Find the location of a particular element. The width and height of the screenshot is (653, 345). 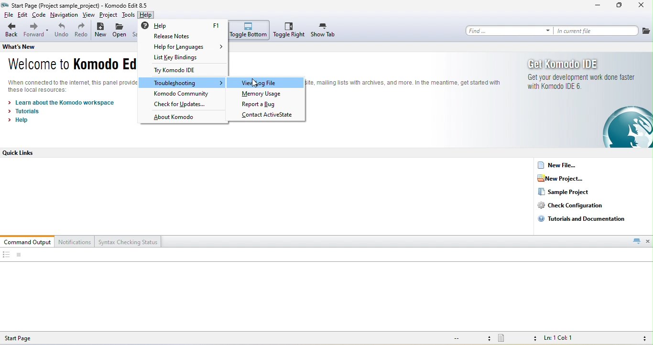

close is located at coordinates (648, 241).